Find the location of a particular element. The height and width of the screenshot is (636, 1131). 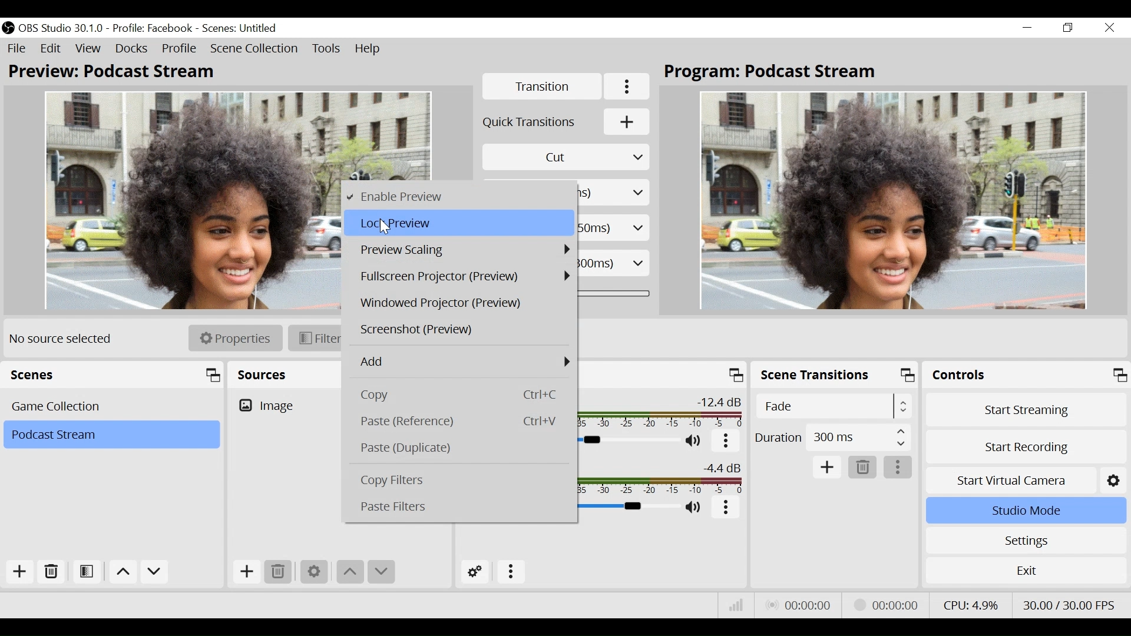

Add is located at coordinates (248, 572).